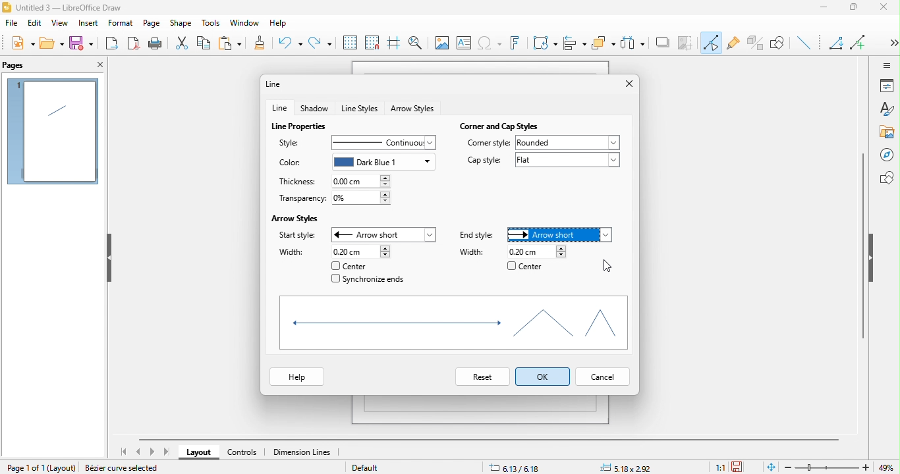 This screenshot has width=900, height=474. Describe the element at coordinates (119, 23) in the screenshot. I see `format` at that location.